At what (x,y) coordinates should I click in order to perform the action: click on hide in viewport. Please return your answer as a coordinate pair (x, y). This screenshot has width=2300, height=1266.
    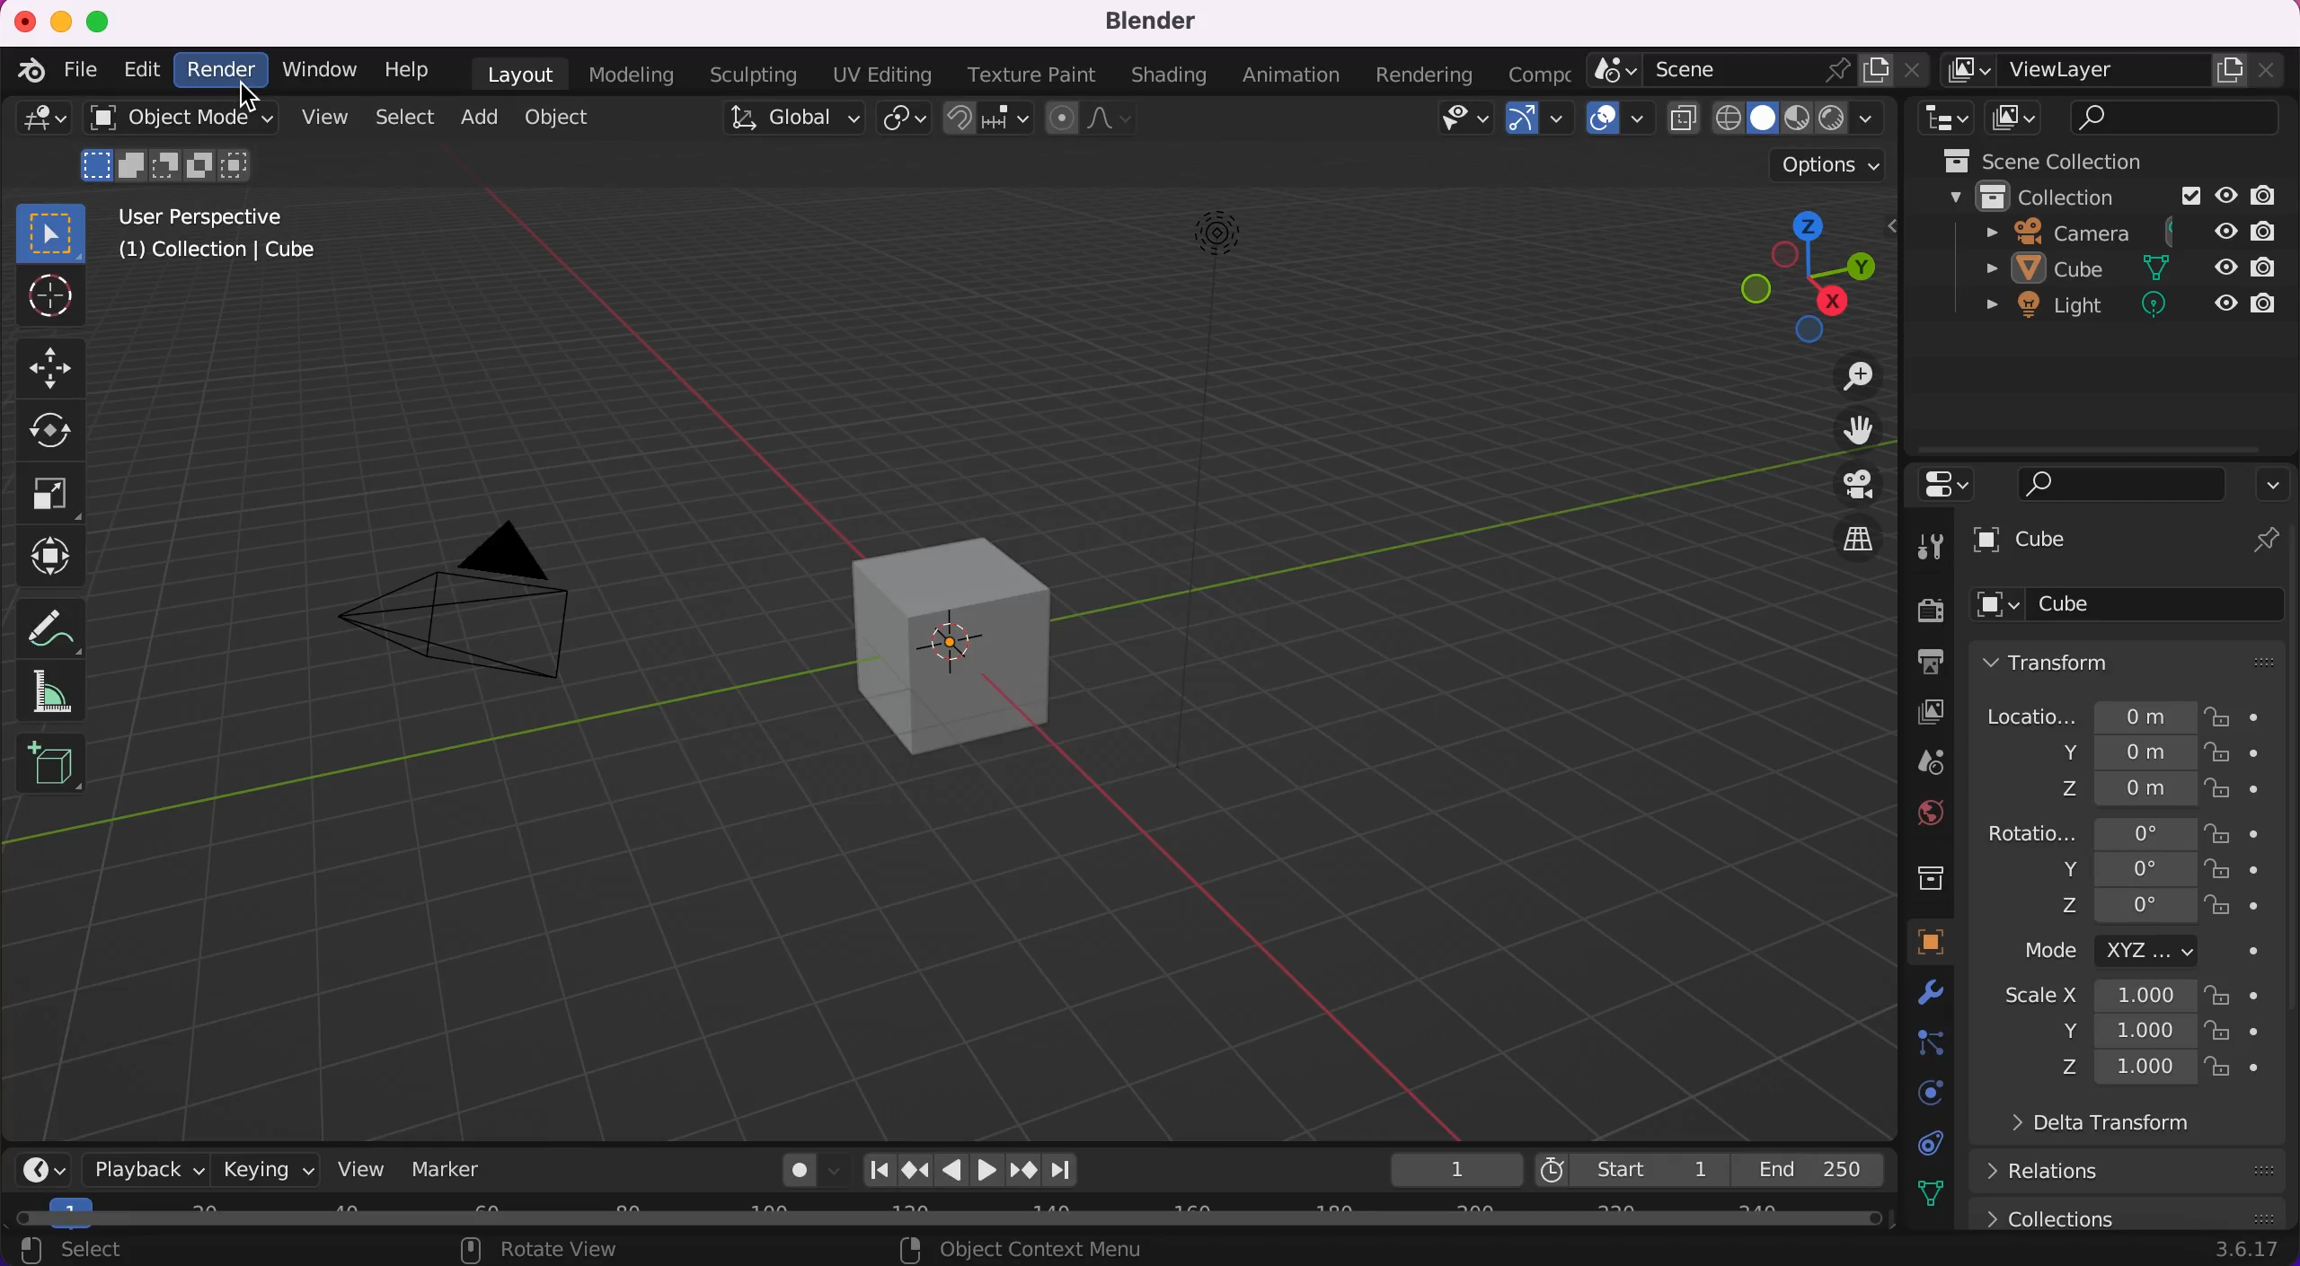
    Looking at the image, I should click on (2223, 265).